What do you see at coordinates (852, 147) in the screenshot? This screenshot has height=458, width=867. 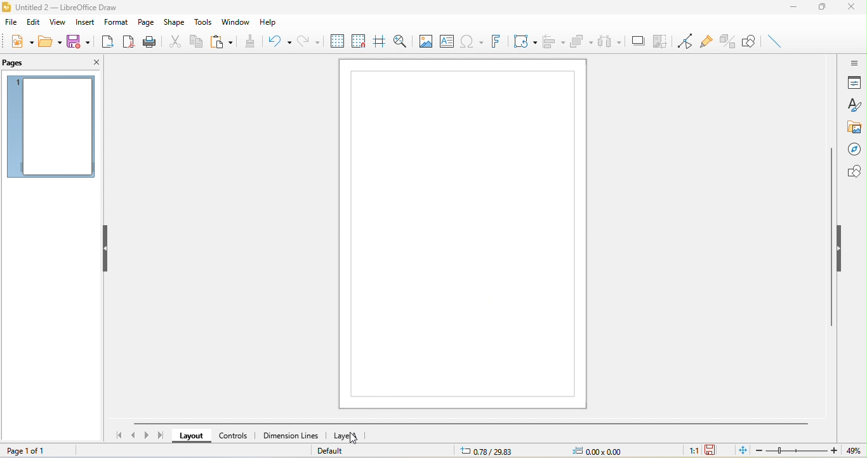 I see `navigator` at bounding box center [852, 147].